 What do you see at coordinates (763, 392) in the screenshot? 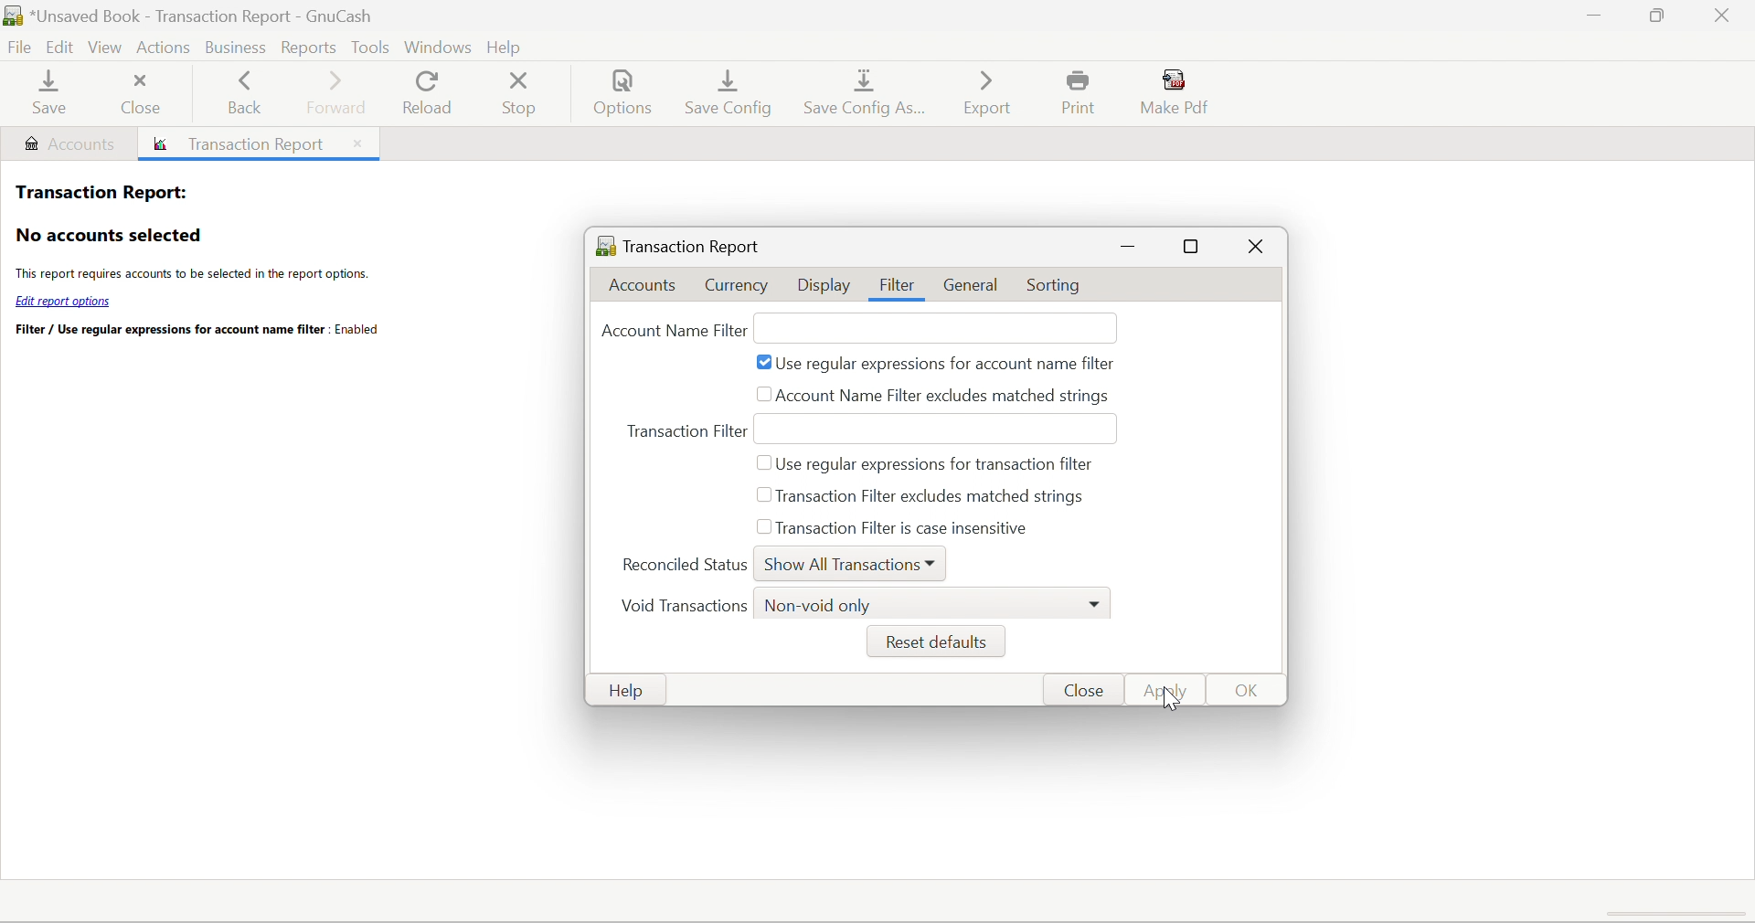
I see `checkbox` at bounding box center [763, 392].